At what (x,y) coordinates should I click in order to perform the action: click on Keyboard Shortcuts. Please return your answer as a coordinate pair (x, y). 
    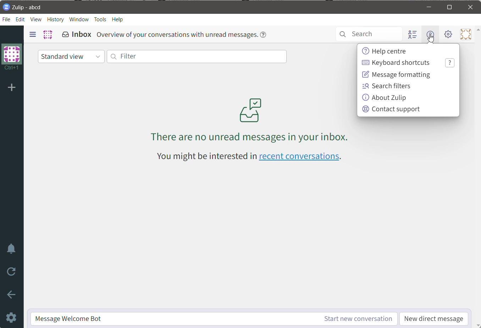
    Looking at the image, I should click on (408, 63).